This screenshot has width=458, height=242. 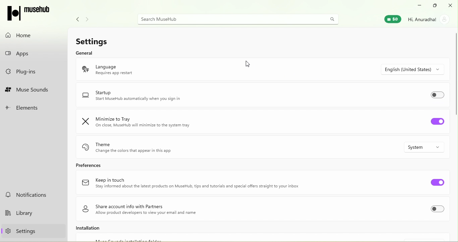 What do you see at coordinates (32, 73) in the screenshot?
I see `plug-ins` at bounding box center [32, 73].